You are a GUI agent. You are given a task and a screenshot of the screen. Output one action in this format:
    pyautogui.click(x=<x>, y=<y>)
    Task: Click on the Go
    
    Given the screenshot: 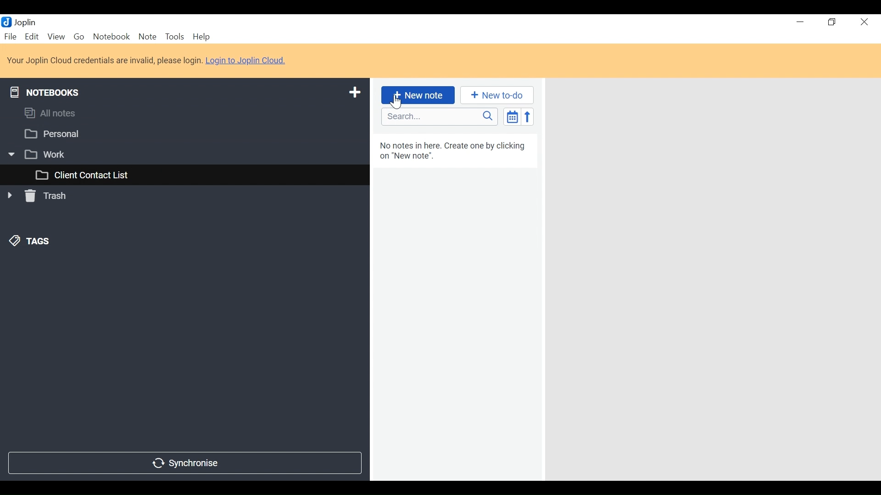 What is the action you would take?
    pyautogui.click(x=78, y=37)
    